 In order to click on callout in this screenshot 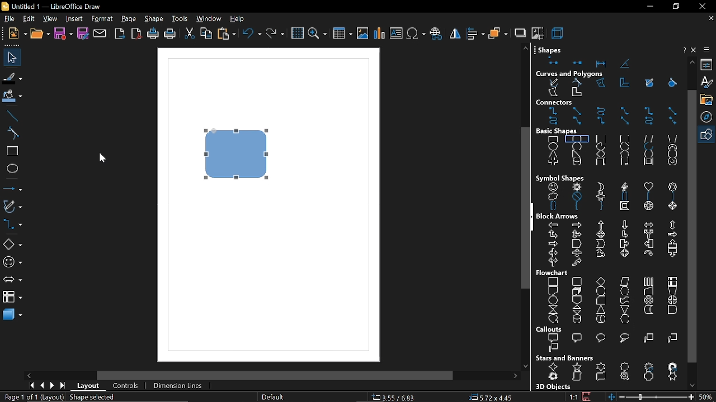, I will do `click(609, 343)`.